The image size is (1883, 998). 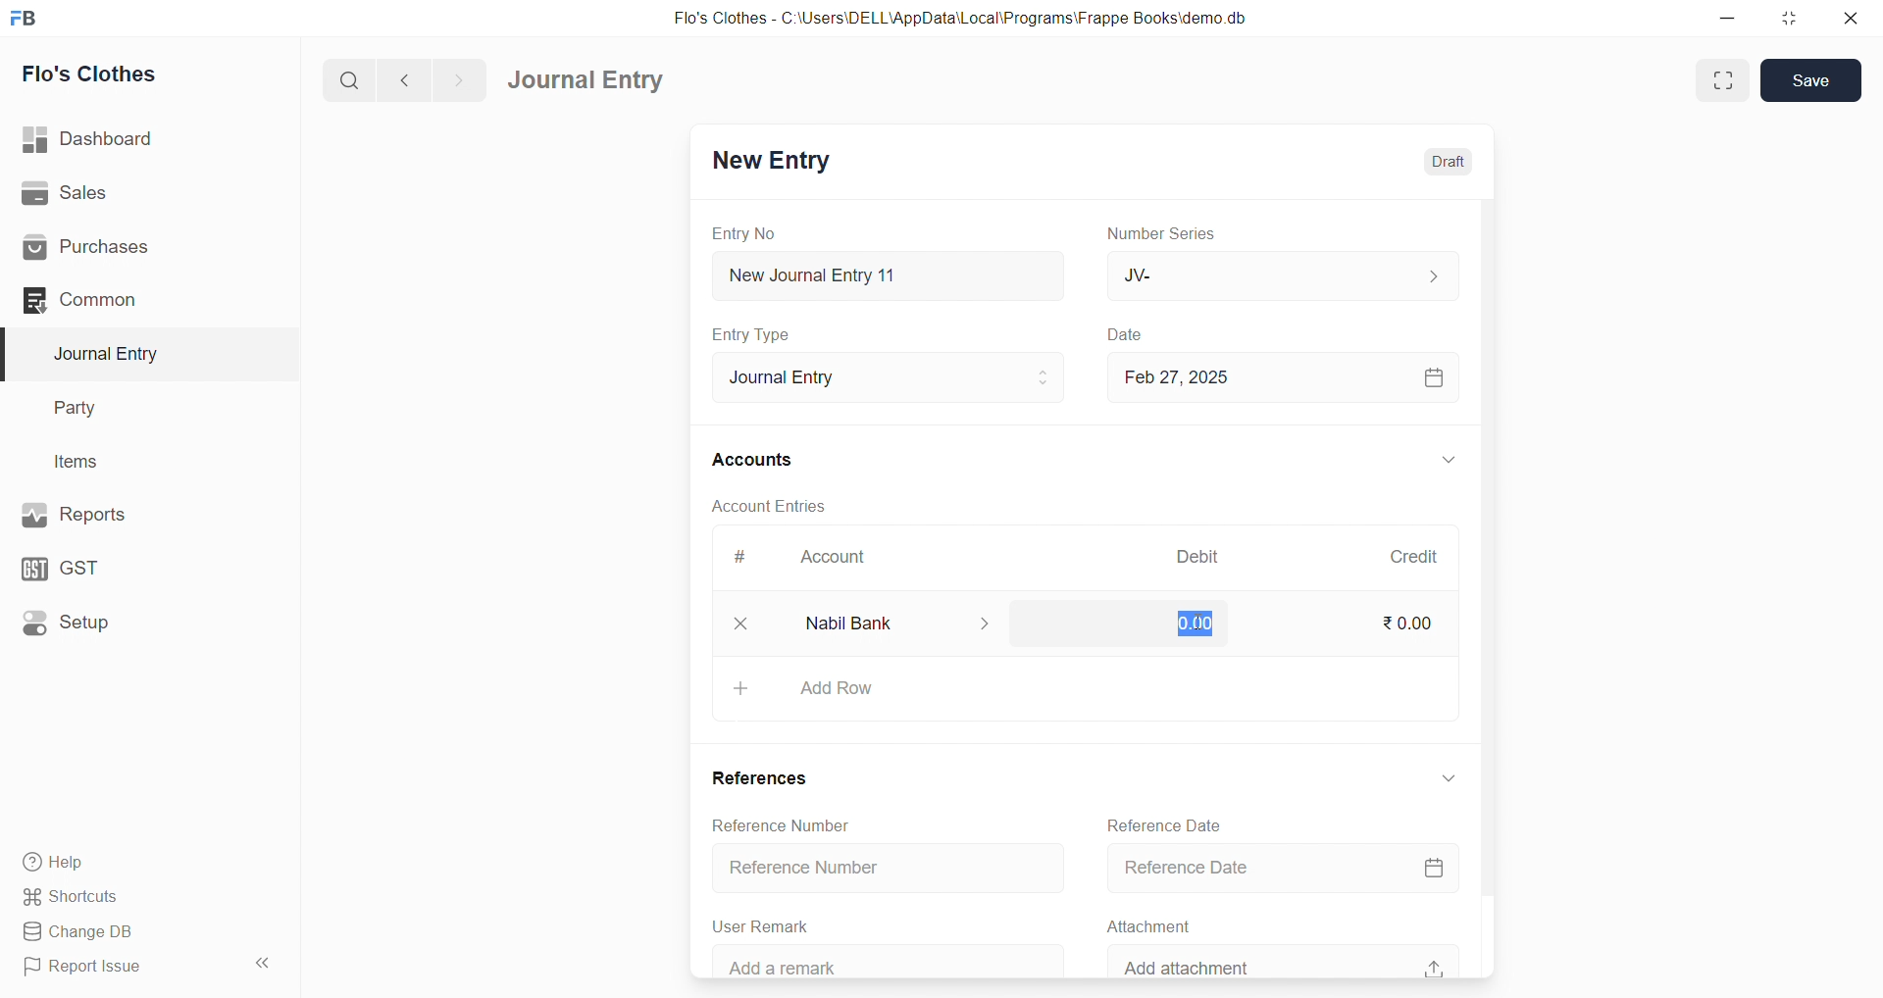 What do you see at coordinates (1195, 625) in the screenshot?
I see `0.00` at bounding box center [1195, 625].